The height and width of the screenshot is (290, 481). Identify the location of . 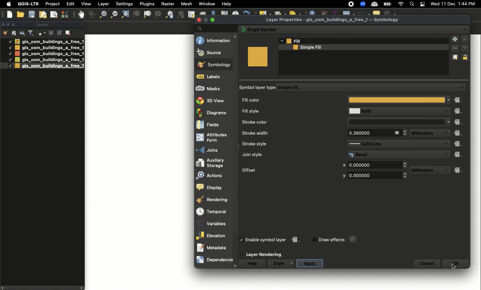
(459, 170).